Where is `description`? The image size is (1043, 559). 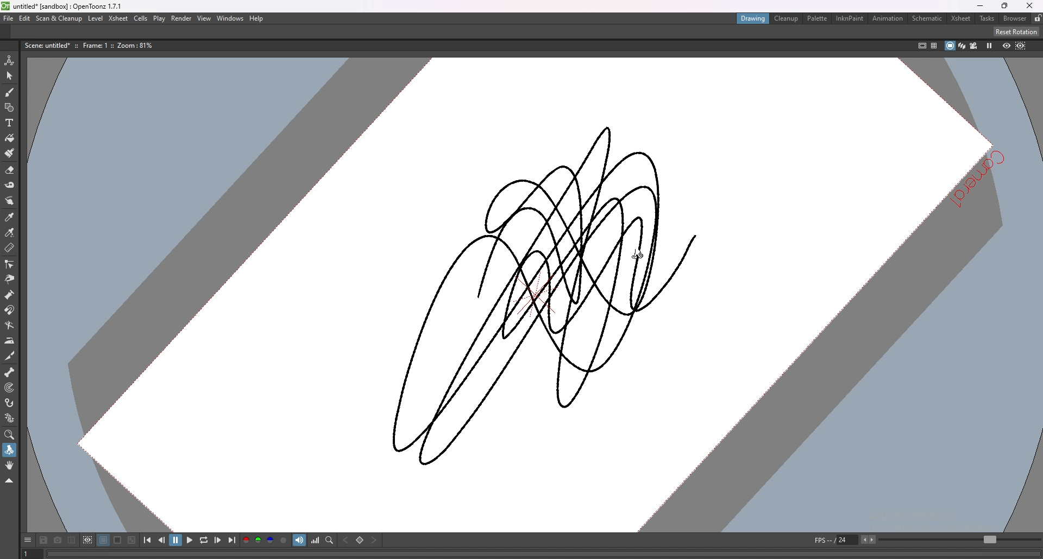 description is located at coordinates (90, 46).